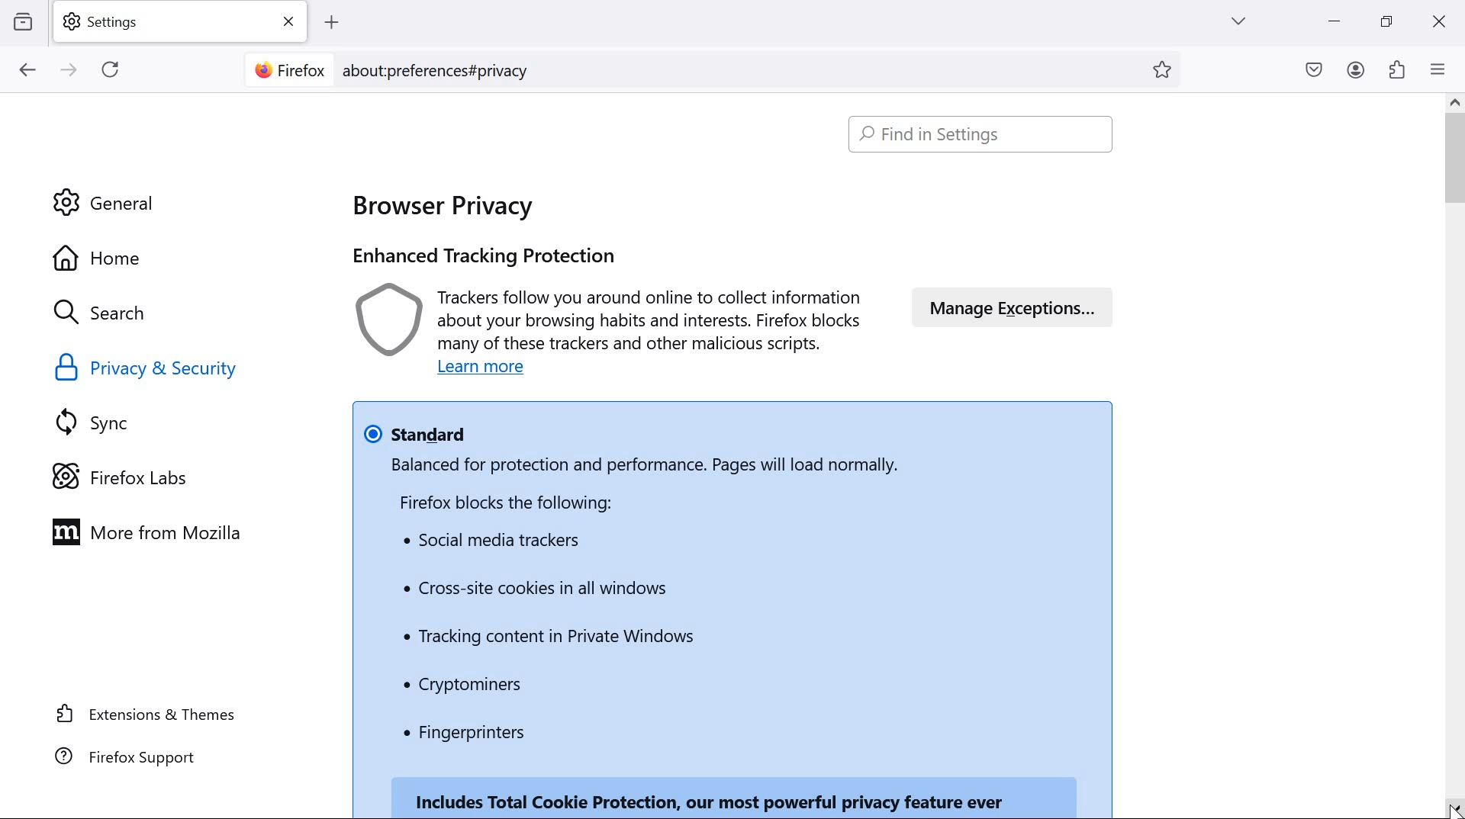  What do you see at coordinates (71, 71) in the screenshot?
I see `go forward one page` at bounding box center [71, 71].